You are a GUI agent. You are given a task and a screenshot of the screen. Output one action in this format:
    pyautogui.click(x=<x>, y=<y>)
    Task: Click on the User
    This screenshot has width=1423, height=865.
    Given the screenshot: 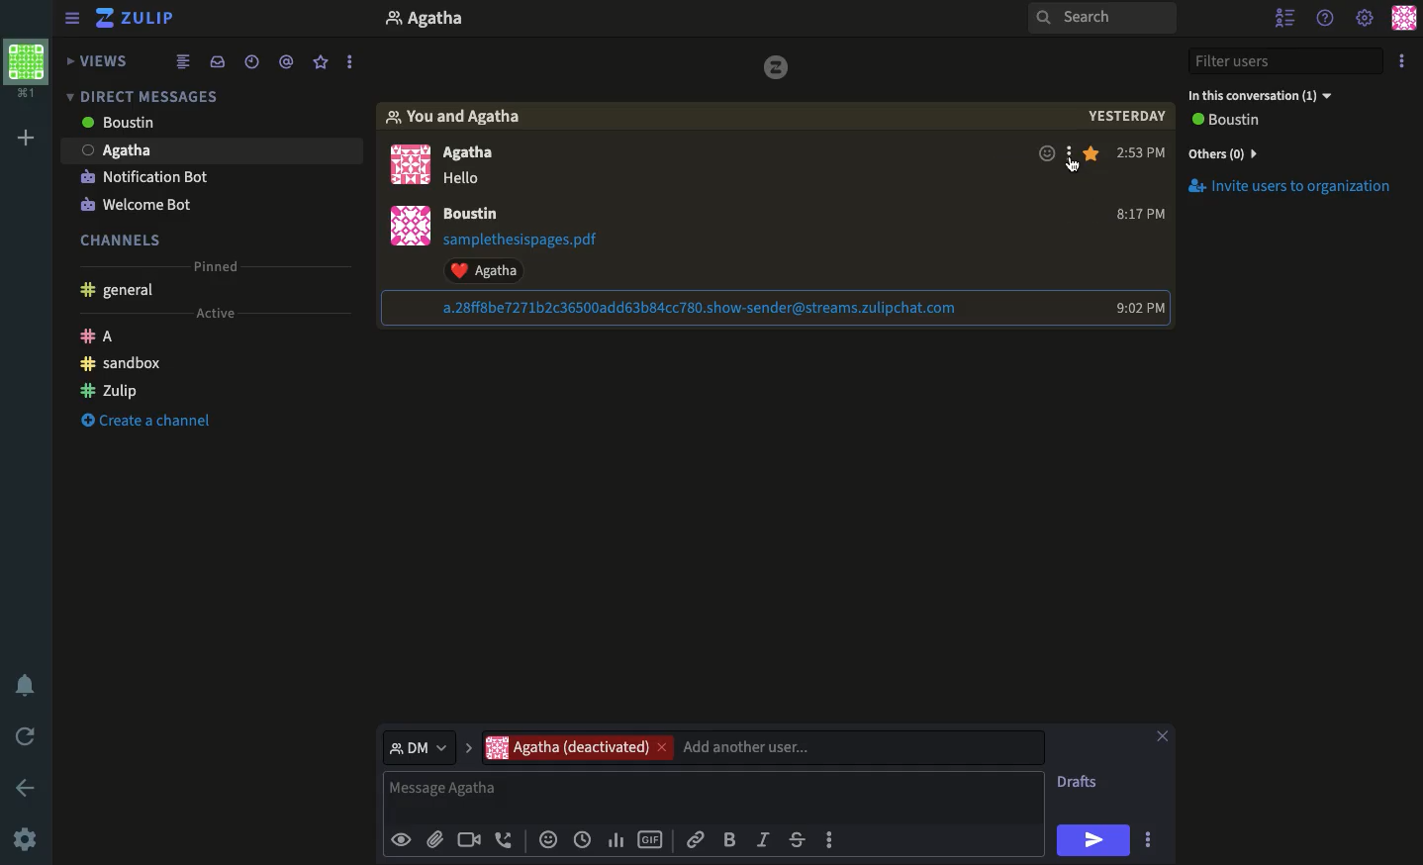 What is the action you would take?
    pyautogui.click(x=446, y=21)
    